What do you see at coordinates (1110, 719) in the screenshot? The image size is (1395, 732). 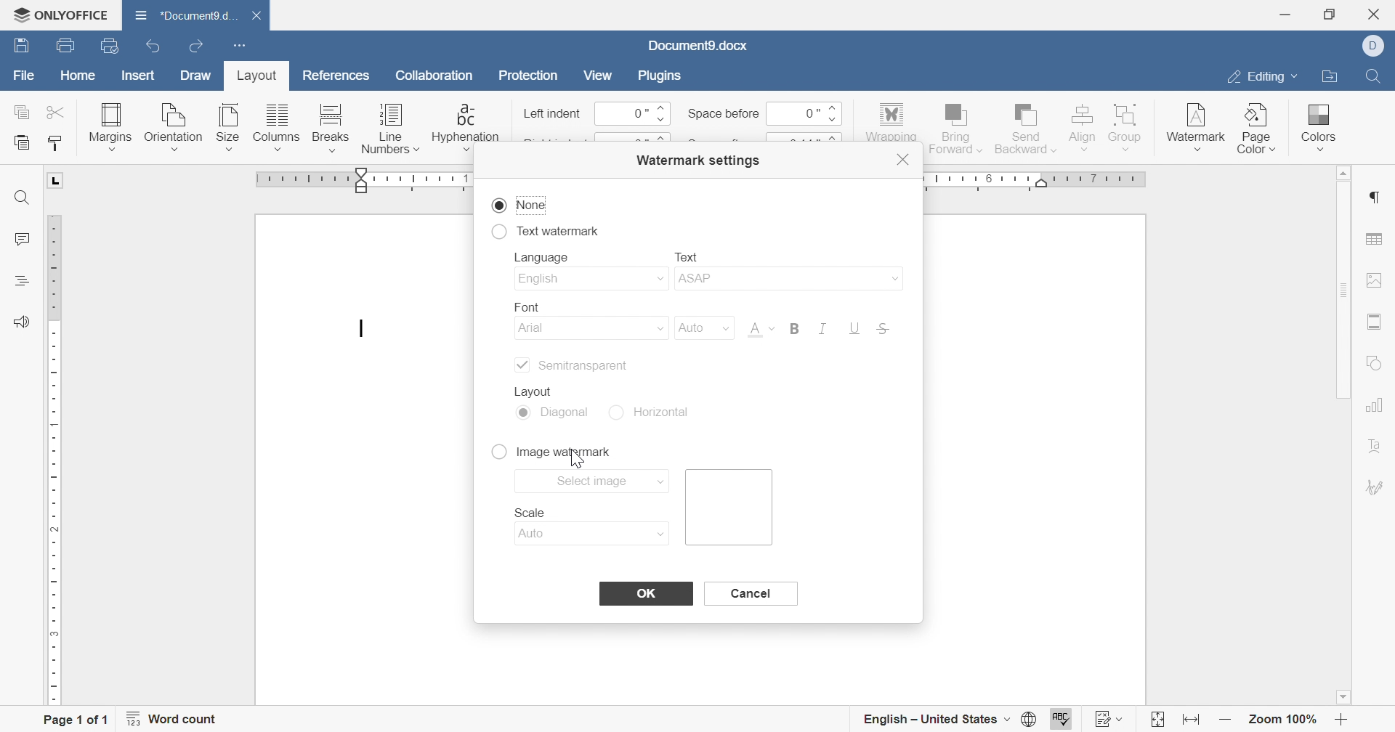 I see `track changes` at bounding box center [1110, 719].